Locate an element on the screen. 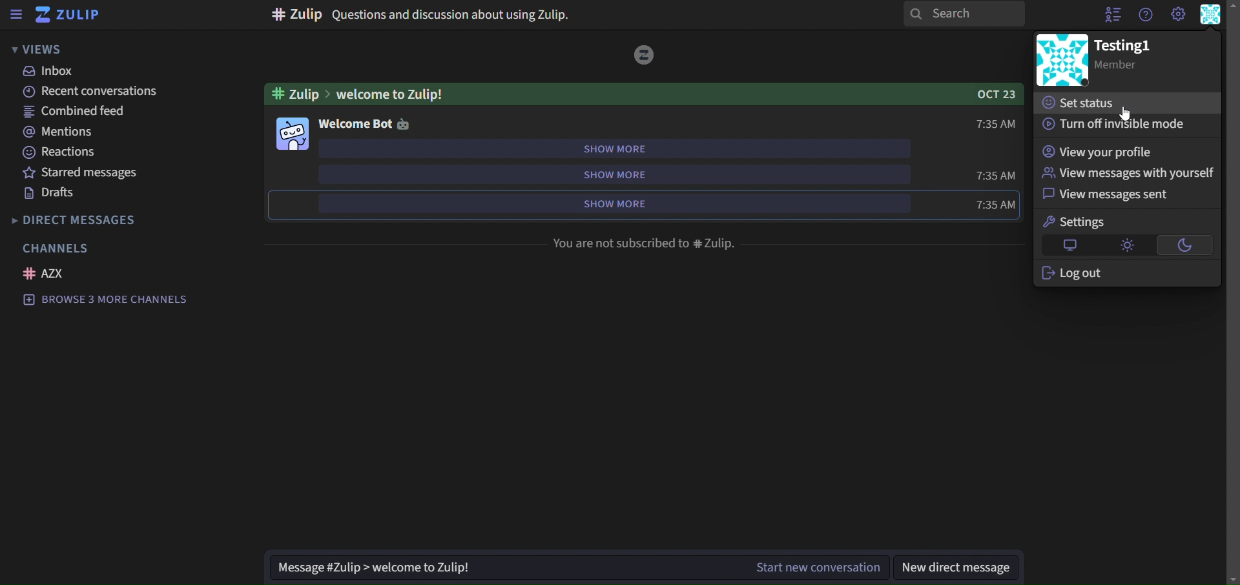  Testing1 is located at coordinates (1127, 59).